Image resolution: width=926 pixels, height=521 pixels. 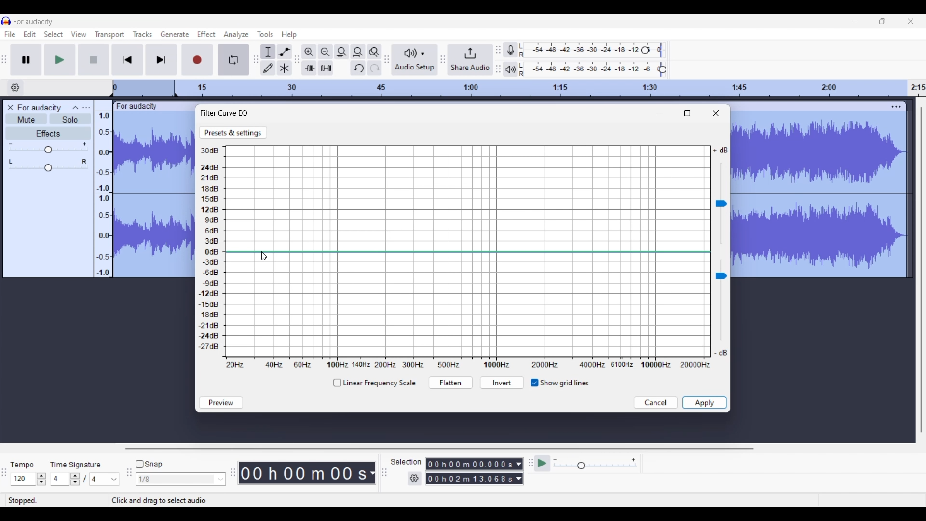 What do you see at coordinates (26, 119) in the screenshot?
I see `Mute` at bounding box center [26, 119].